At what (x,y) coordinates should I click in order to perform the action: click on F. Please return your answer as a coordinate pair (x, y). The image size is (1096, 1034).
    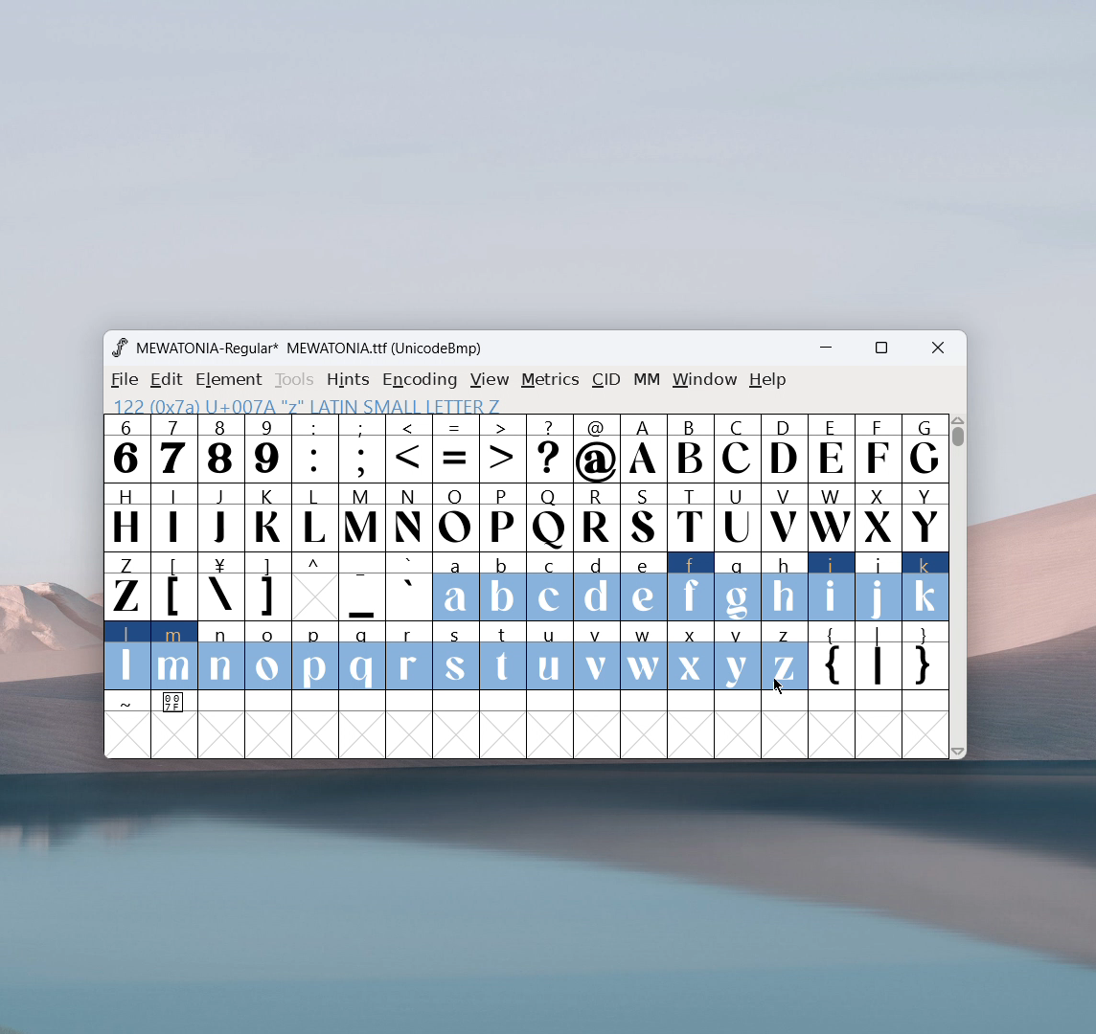
    Looking at the image, I should click on (877, 447).